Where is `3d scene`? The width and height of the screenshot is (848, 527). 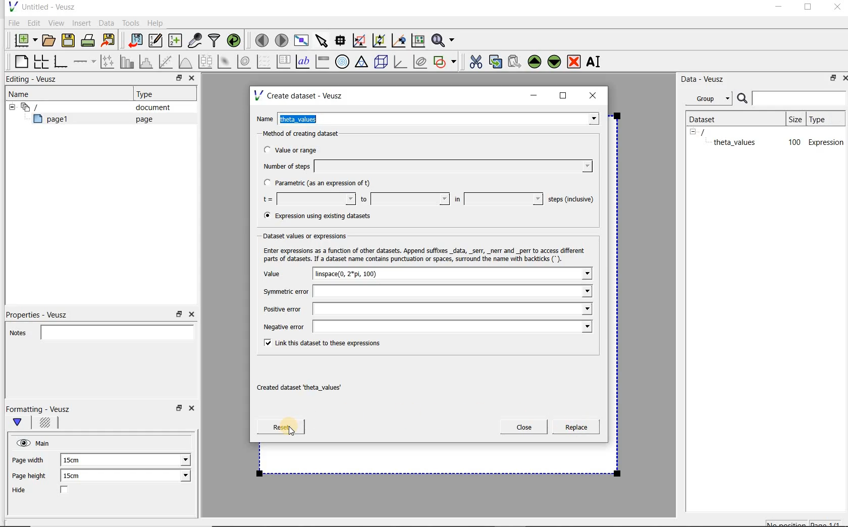 3d scene is located at coordinates (382, 63).